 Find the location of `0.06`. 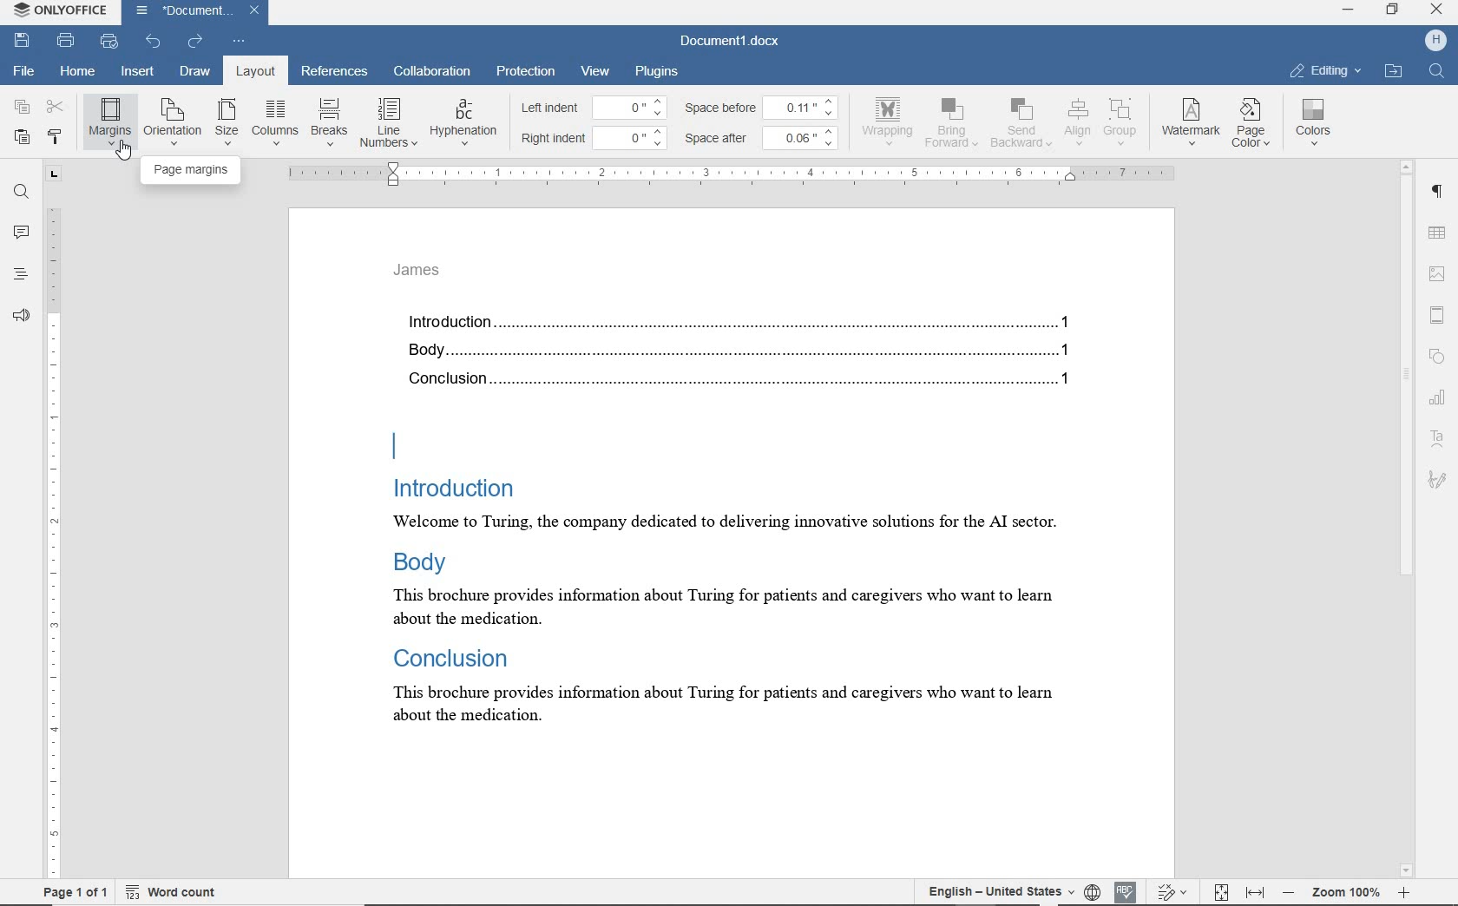

0.06 is located at coordinates (805, 137).